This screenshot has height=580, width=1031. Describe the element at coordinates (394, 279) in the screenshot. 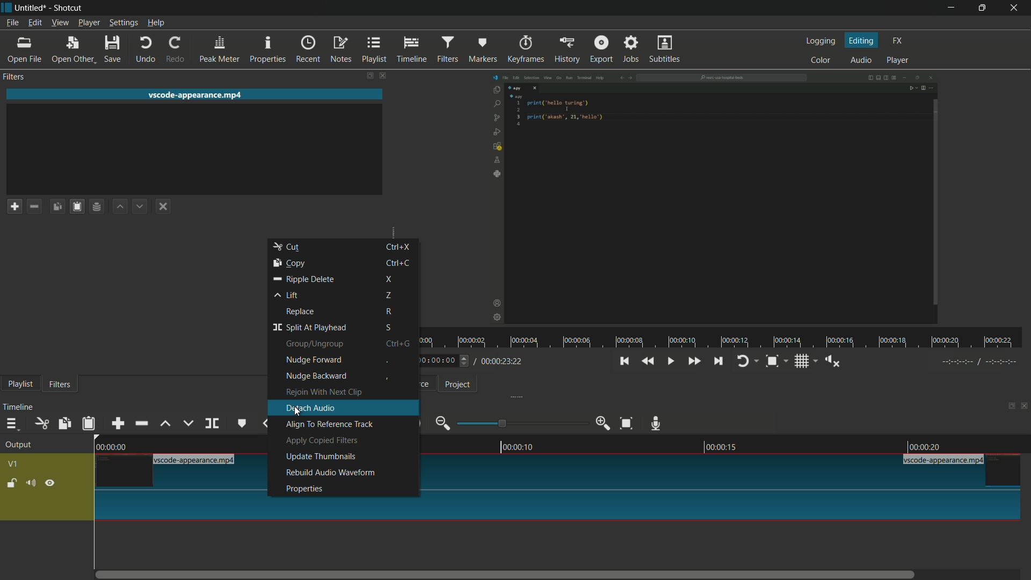

I see `x` at that location.